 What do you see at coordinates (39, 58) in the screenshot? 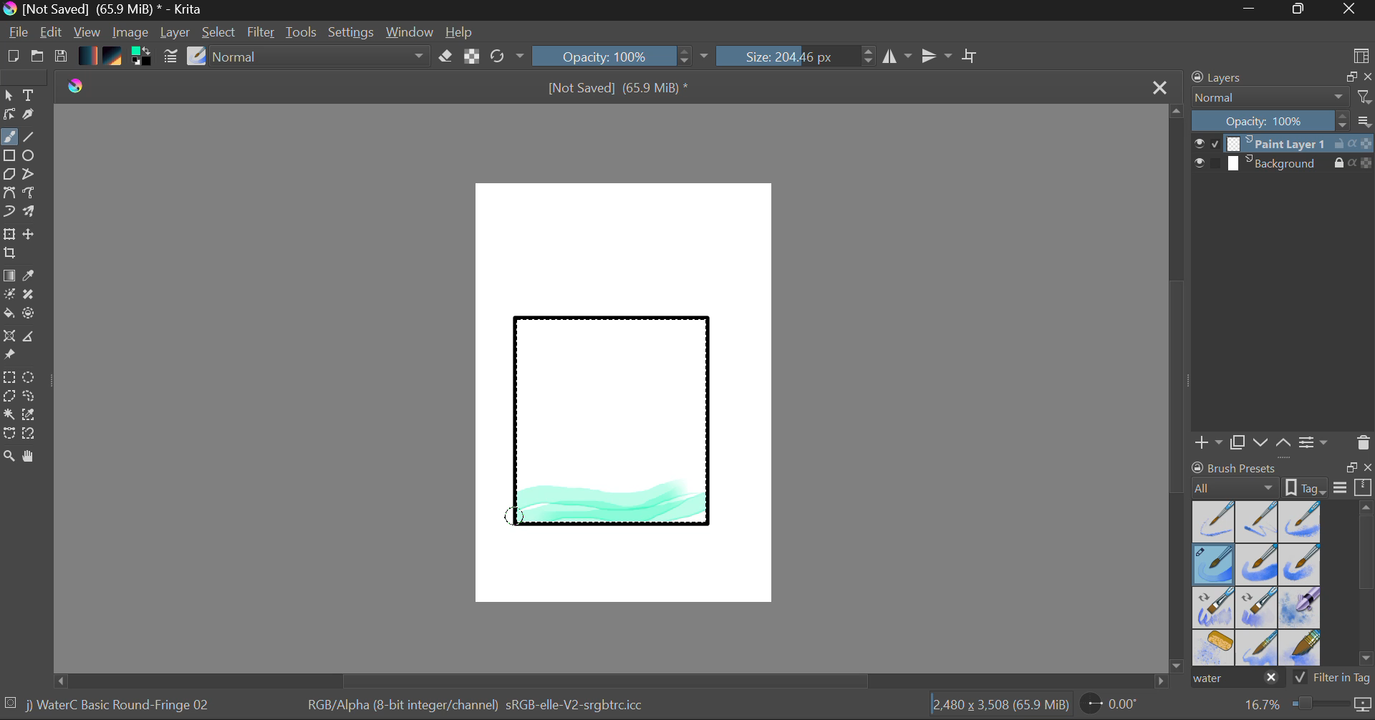
I see `Open` at bounding box center [39, 58].